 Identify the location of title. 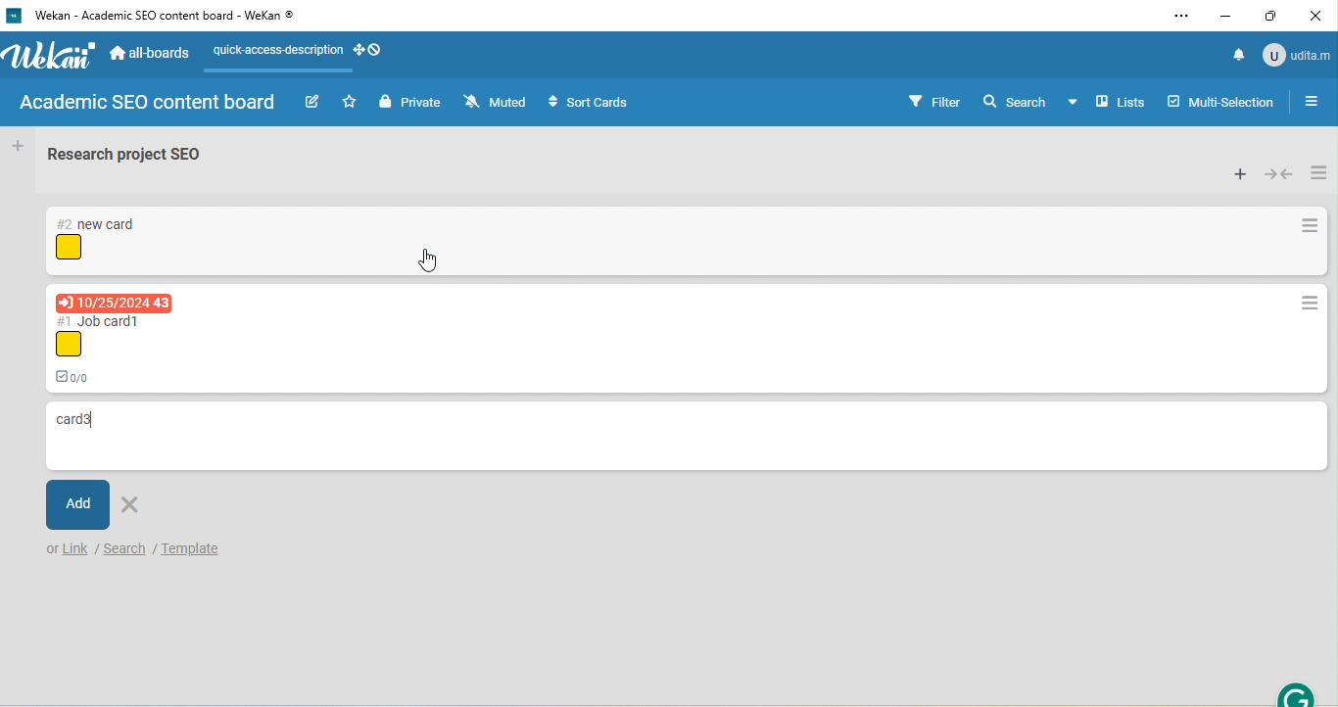
(158, 17).